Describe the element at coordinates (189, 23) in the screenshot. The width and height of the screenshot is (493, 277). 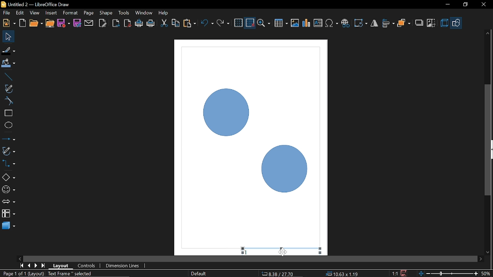
I see `Paste` at that location.